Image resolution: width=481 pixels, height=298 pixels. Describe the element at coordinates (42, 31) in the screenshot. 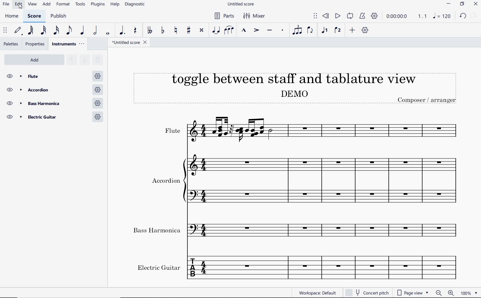

I see `32nd note` at that location.